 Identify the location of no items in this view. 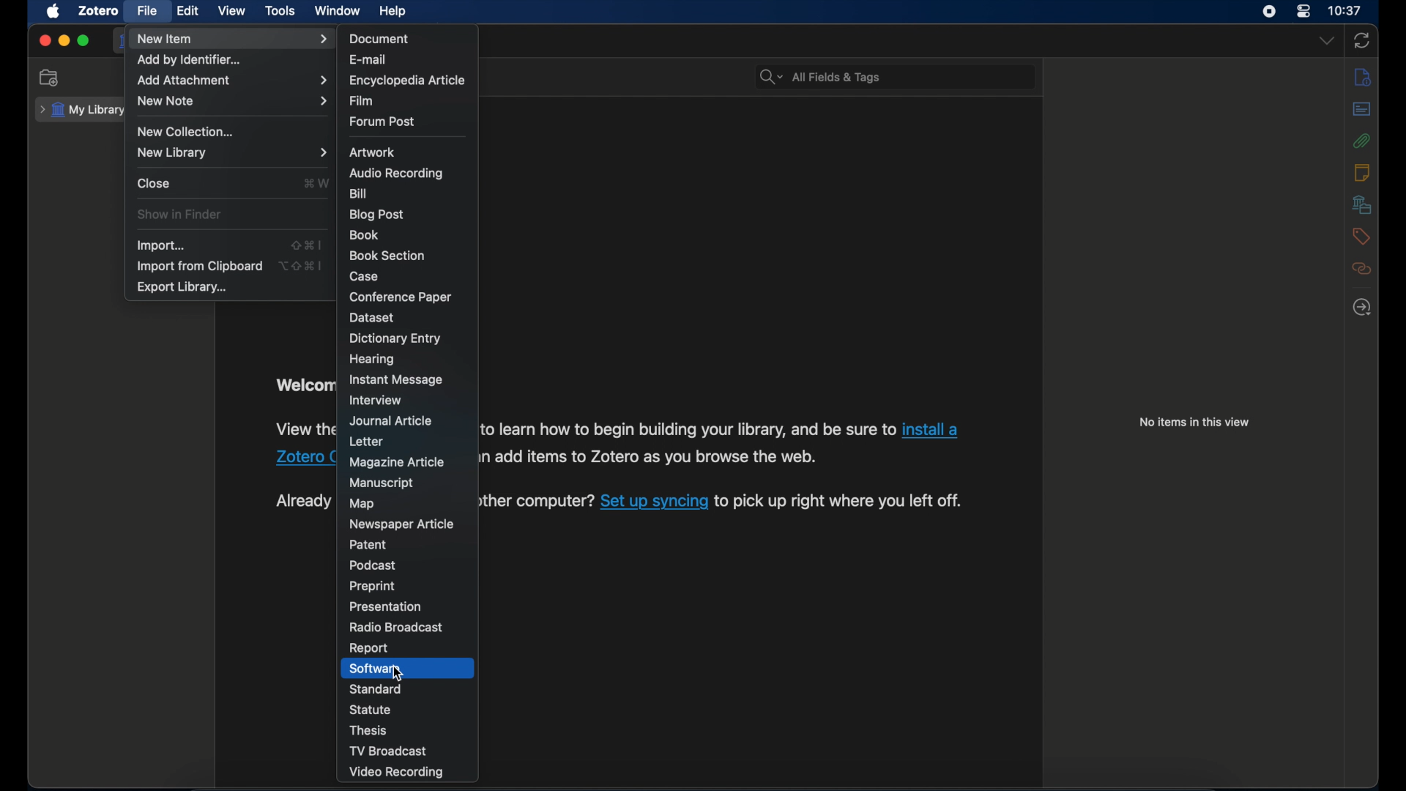
(1196, 423).